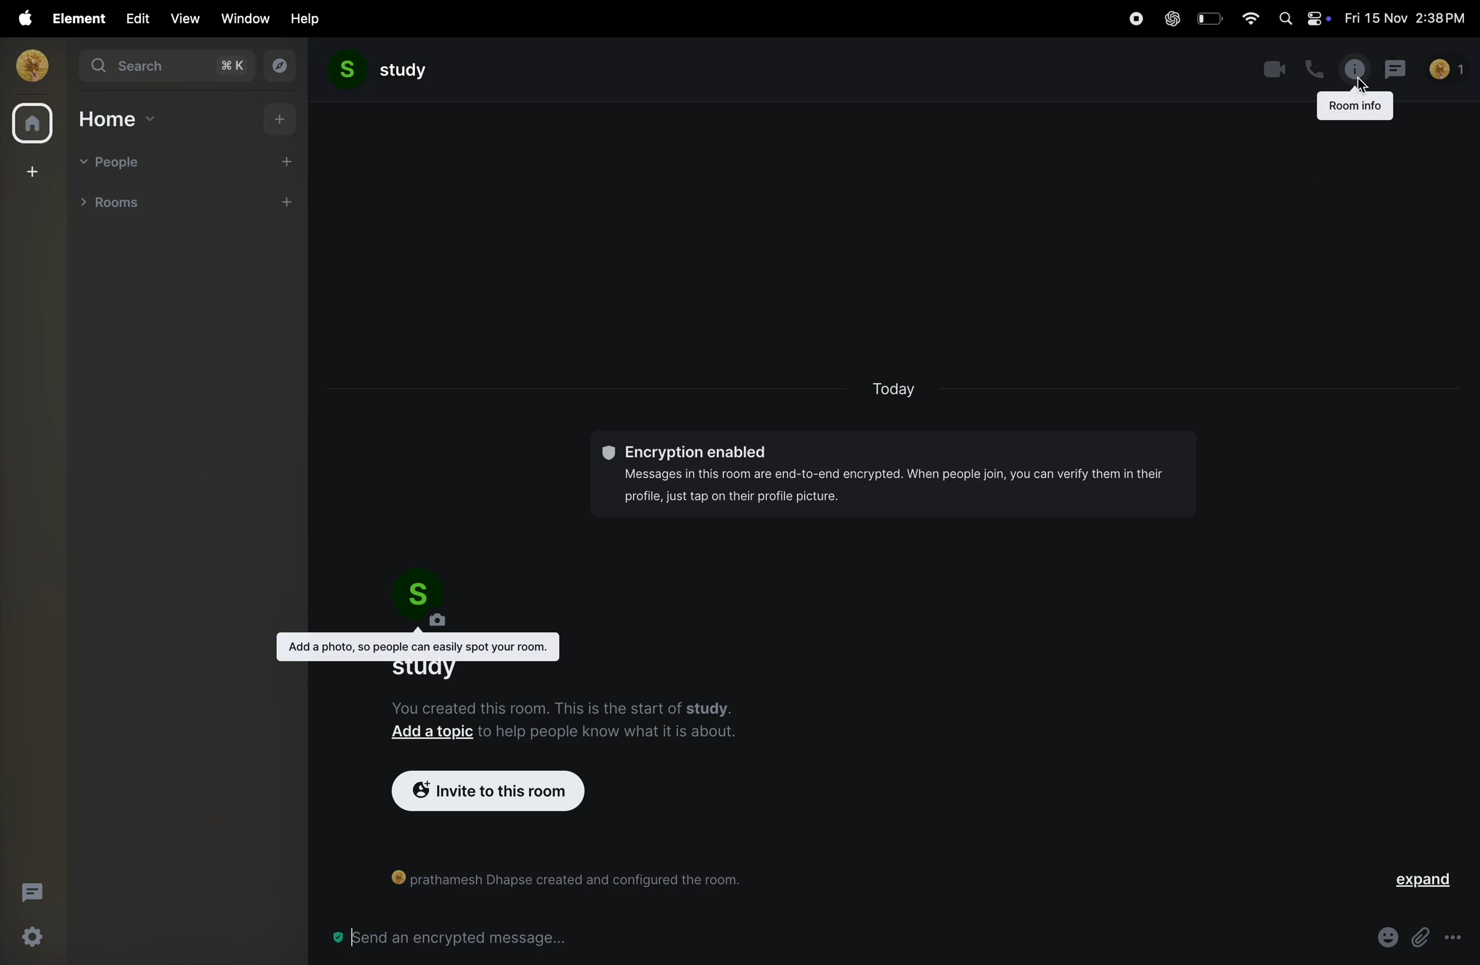  Describe the element at coordinates (1443, 68) in the screenshot. I see `no of people` at that location.